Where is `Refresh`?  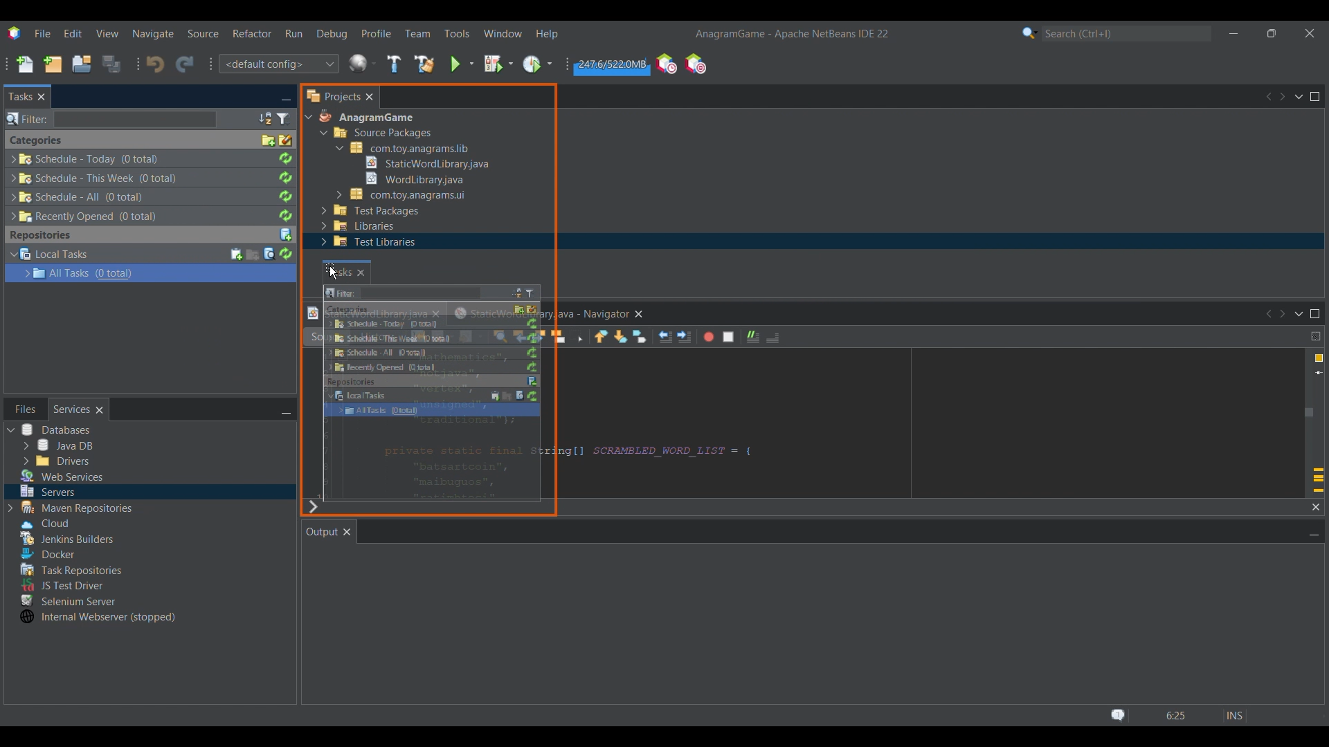 Refresh is located at coordinates (285, 254).